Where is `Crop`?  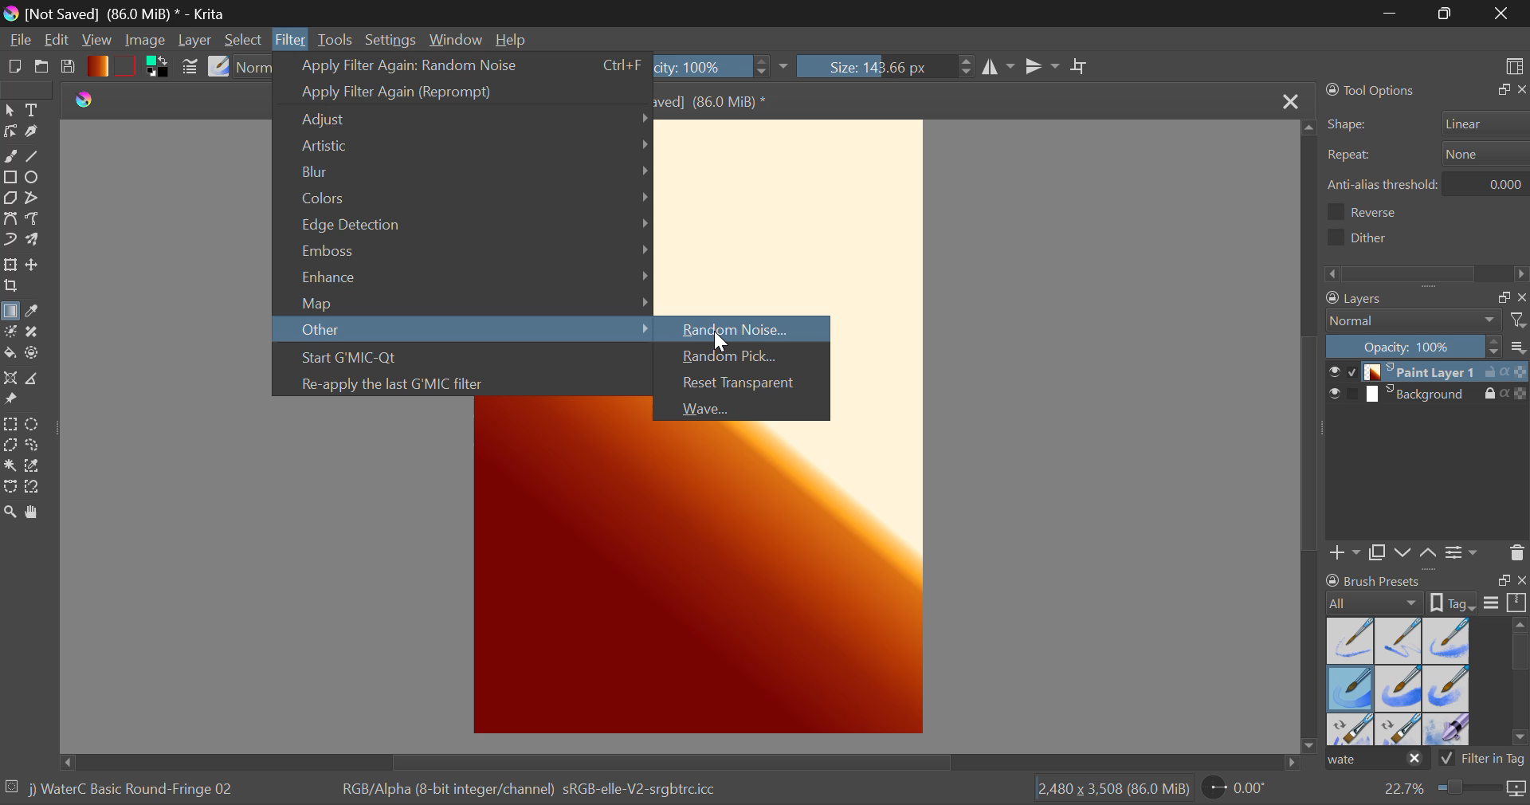 Crop is located at coordinates (10, 288).